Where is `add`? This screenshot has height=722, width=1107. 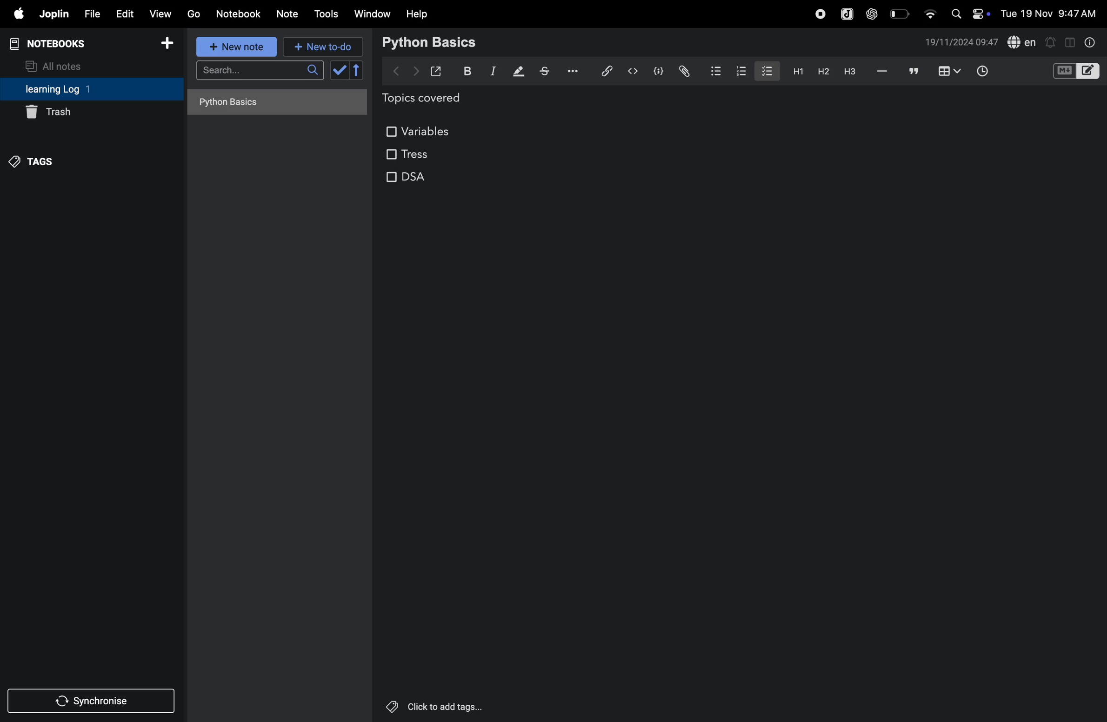
add is located at coordinates (167, 46).